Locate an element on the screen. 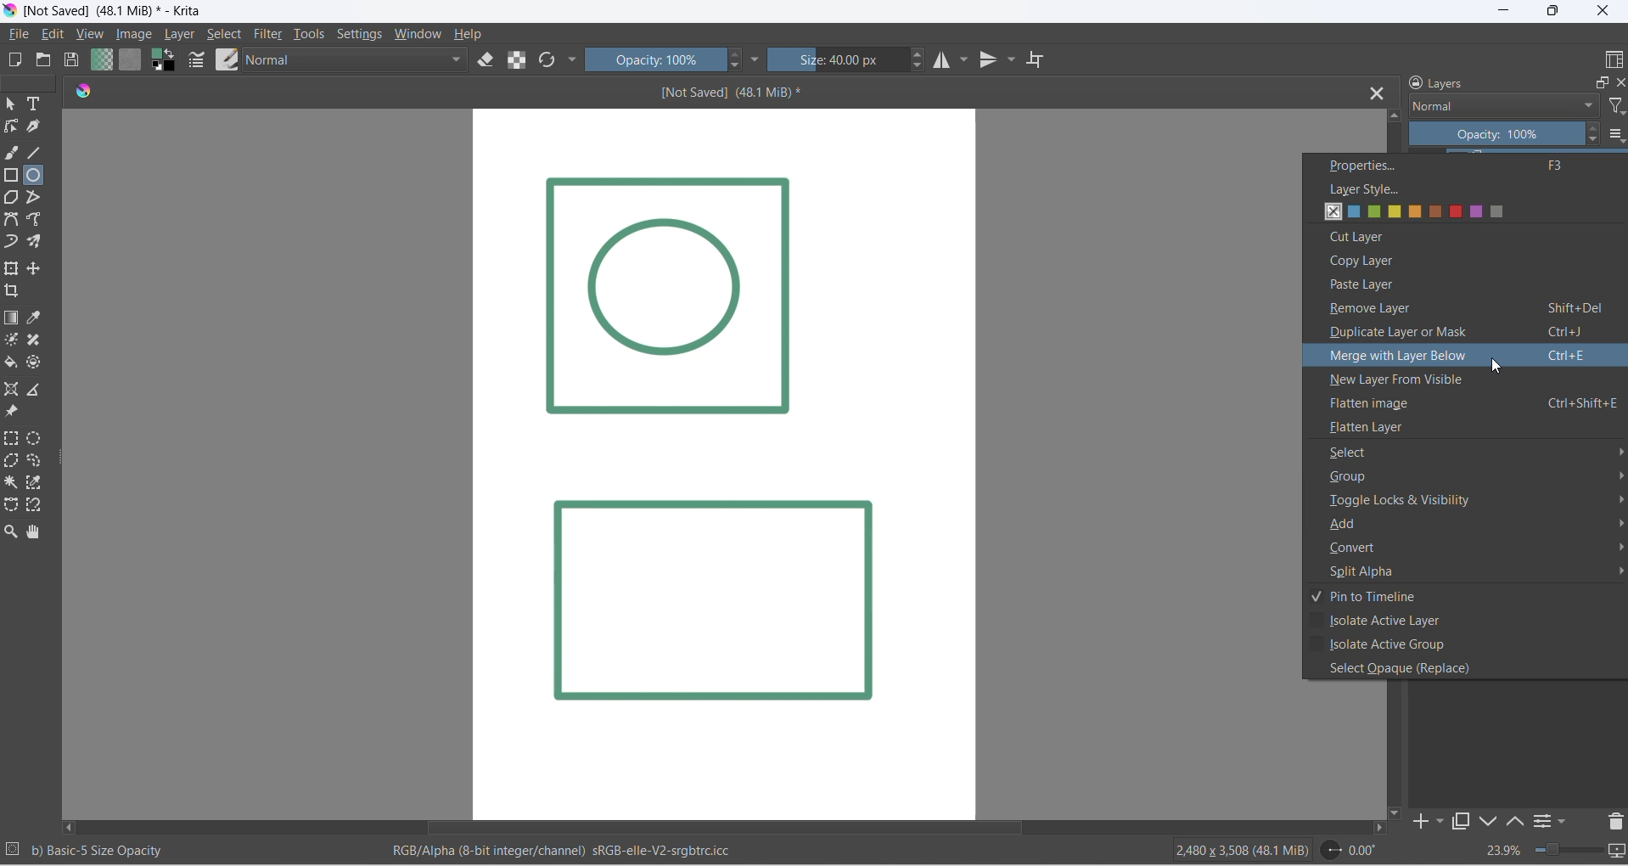  measure distance between two points is located at coordinates (38, 389).